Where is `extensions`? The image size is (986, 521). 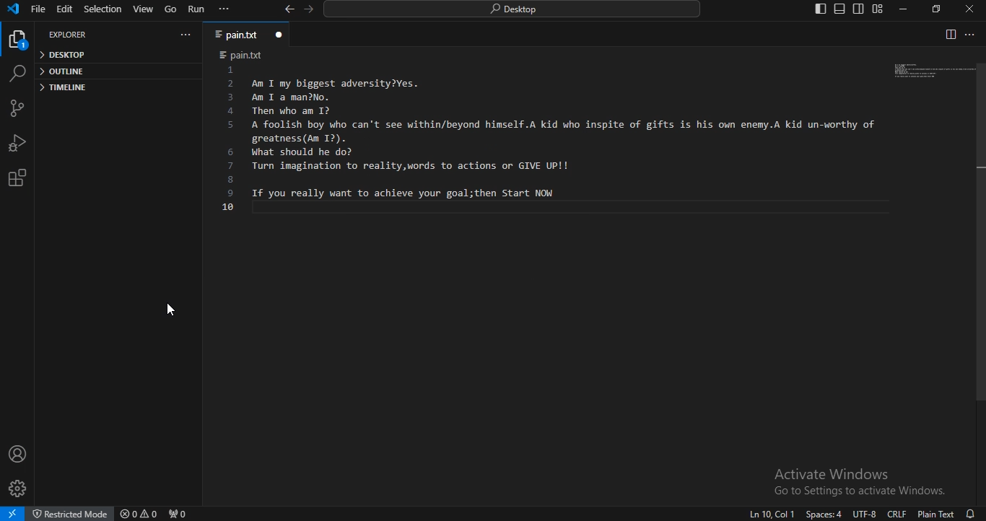
extensions is located at coordinates (14, 180).